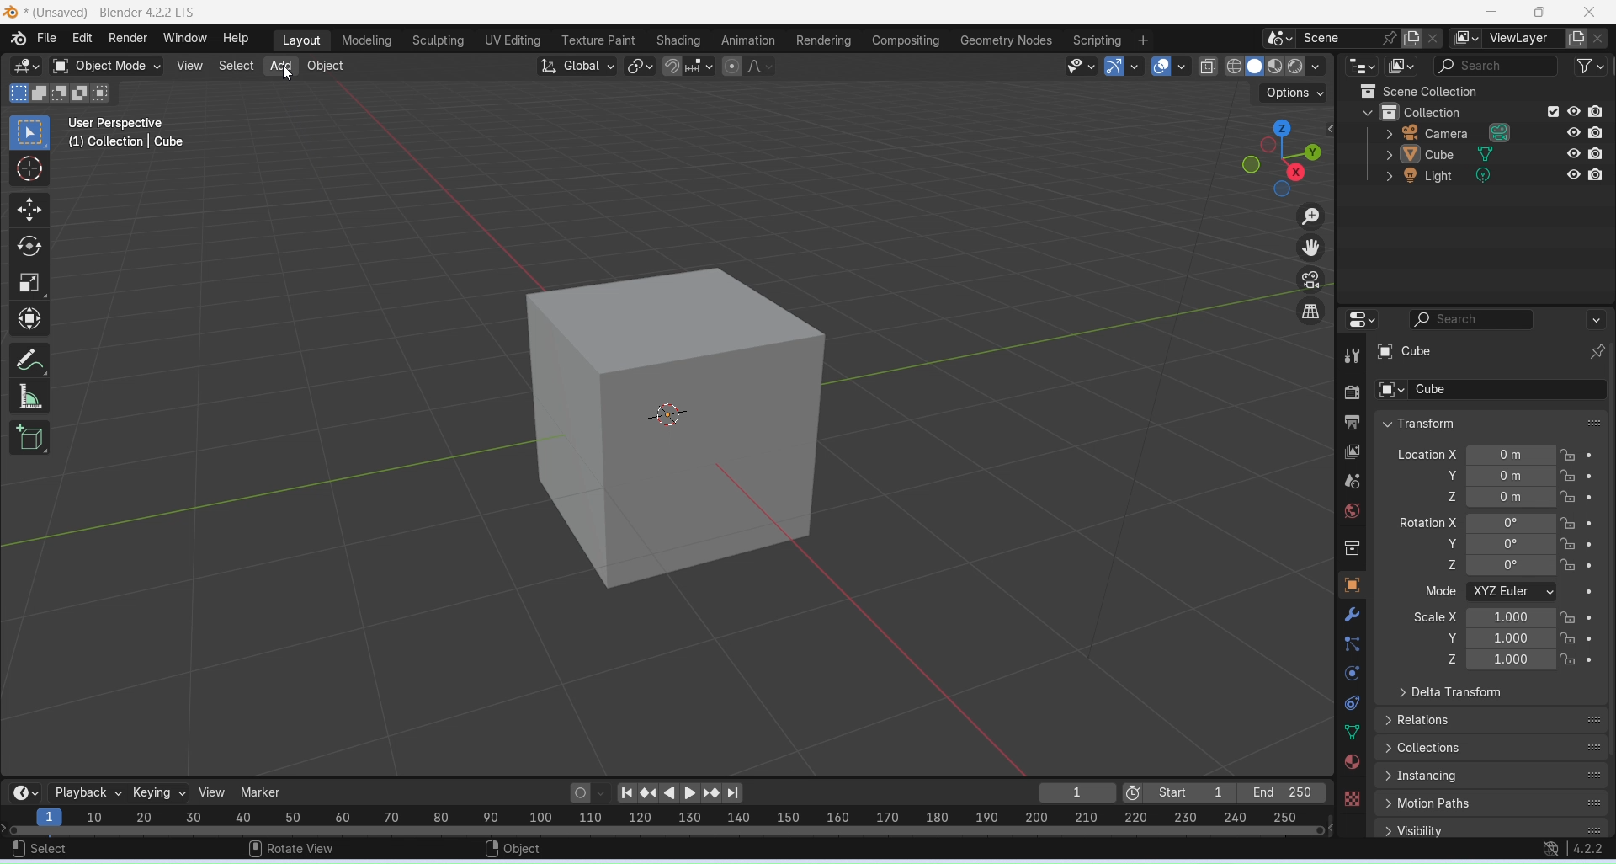  I want to click on Z scale, so click(1531, 659).